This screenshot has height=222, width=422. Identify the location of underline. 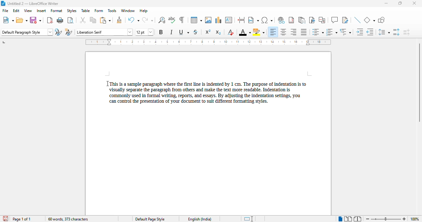
(184, 32).